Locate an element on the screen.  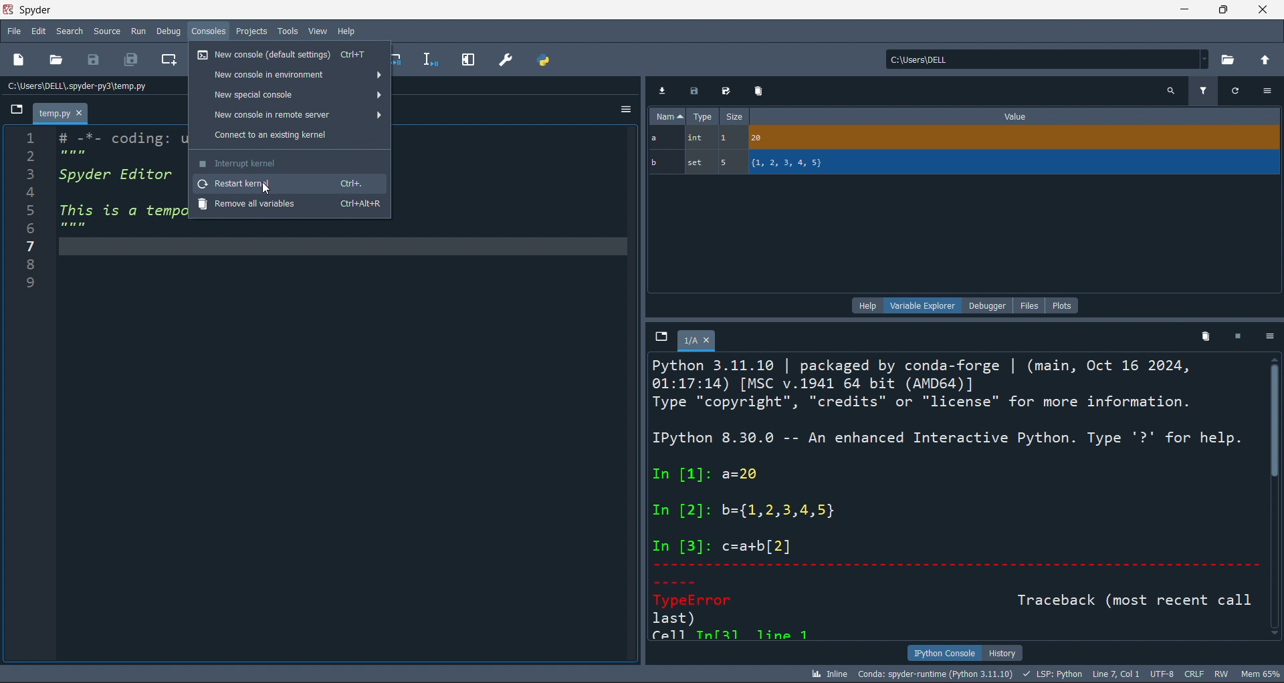
delete kernel is located at coordinates (1206, 339).